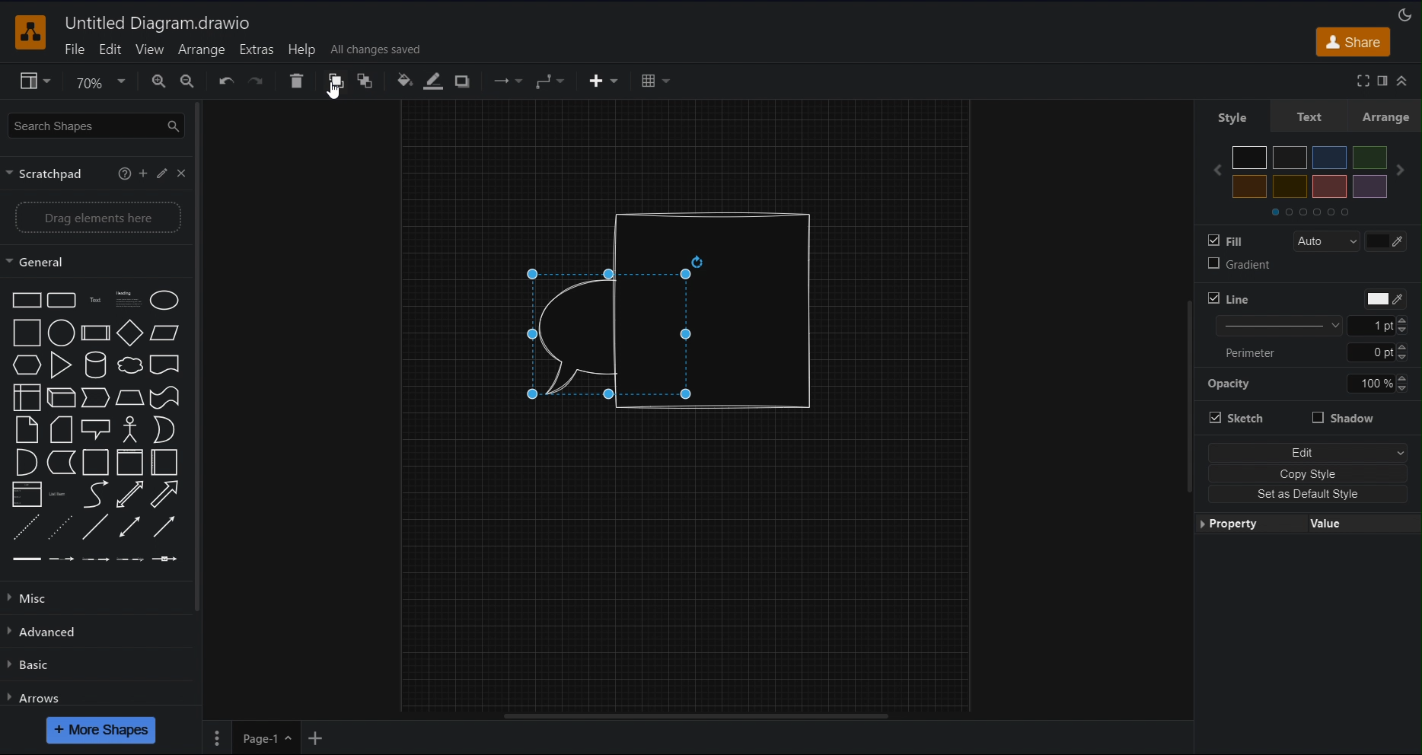  What do you see at coordinates (1383, 81) in the screenshot?
I see `Format` at bounding box center [1383, 81].